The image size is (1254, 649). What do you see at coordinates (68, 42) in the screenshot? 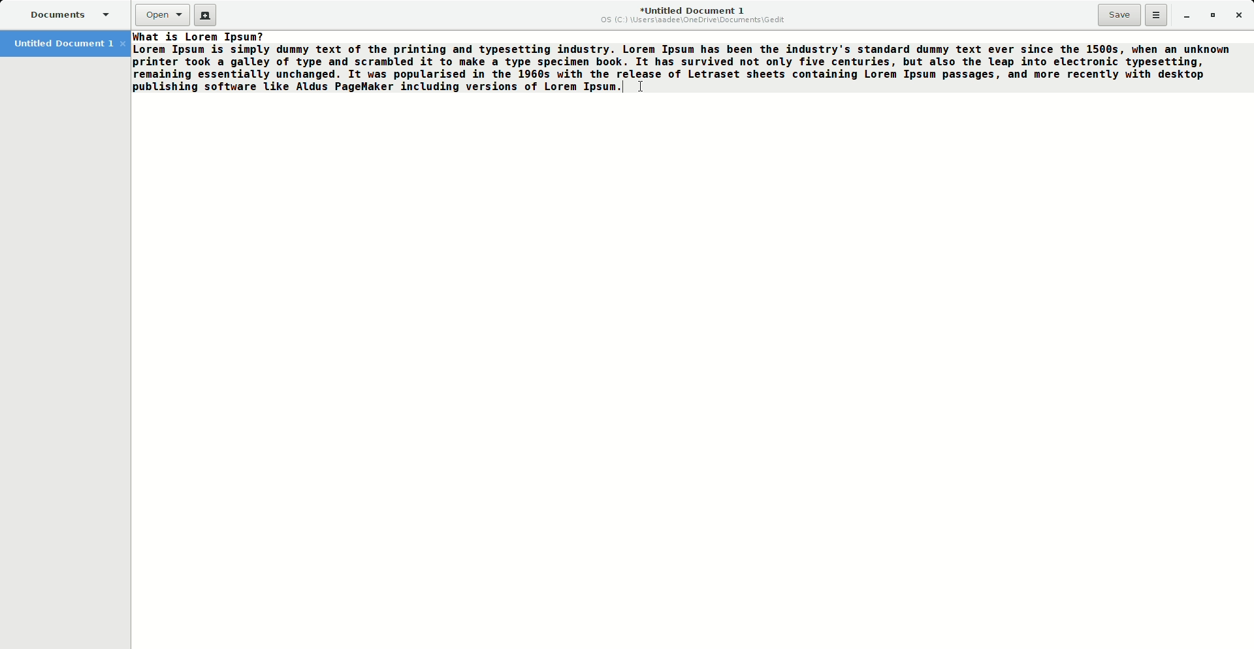
I see `Untitled Document` at bounding box center [68, 42].